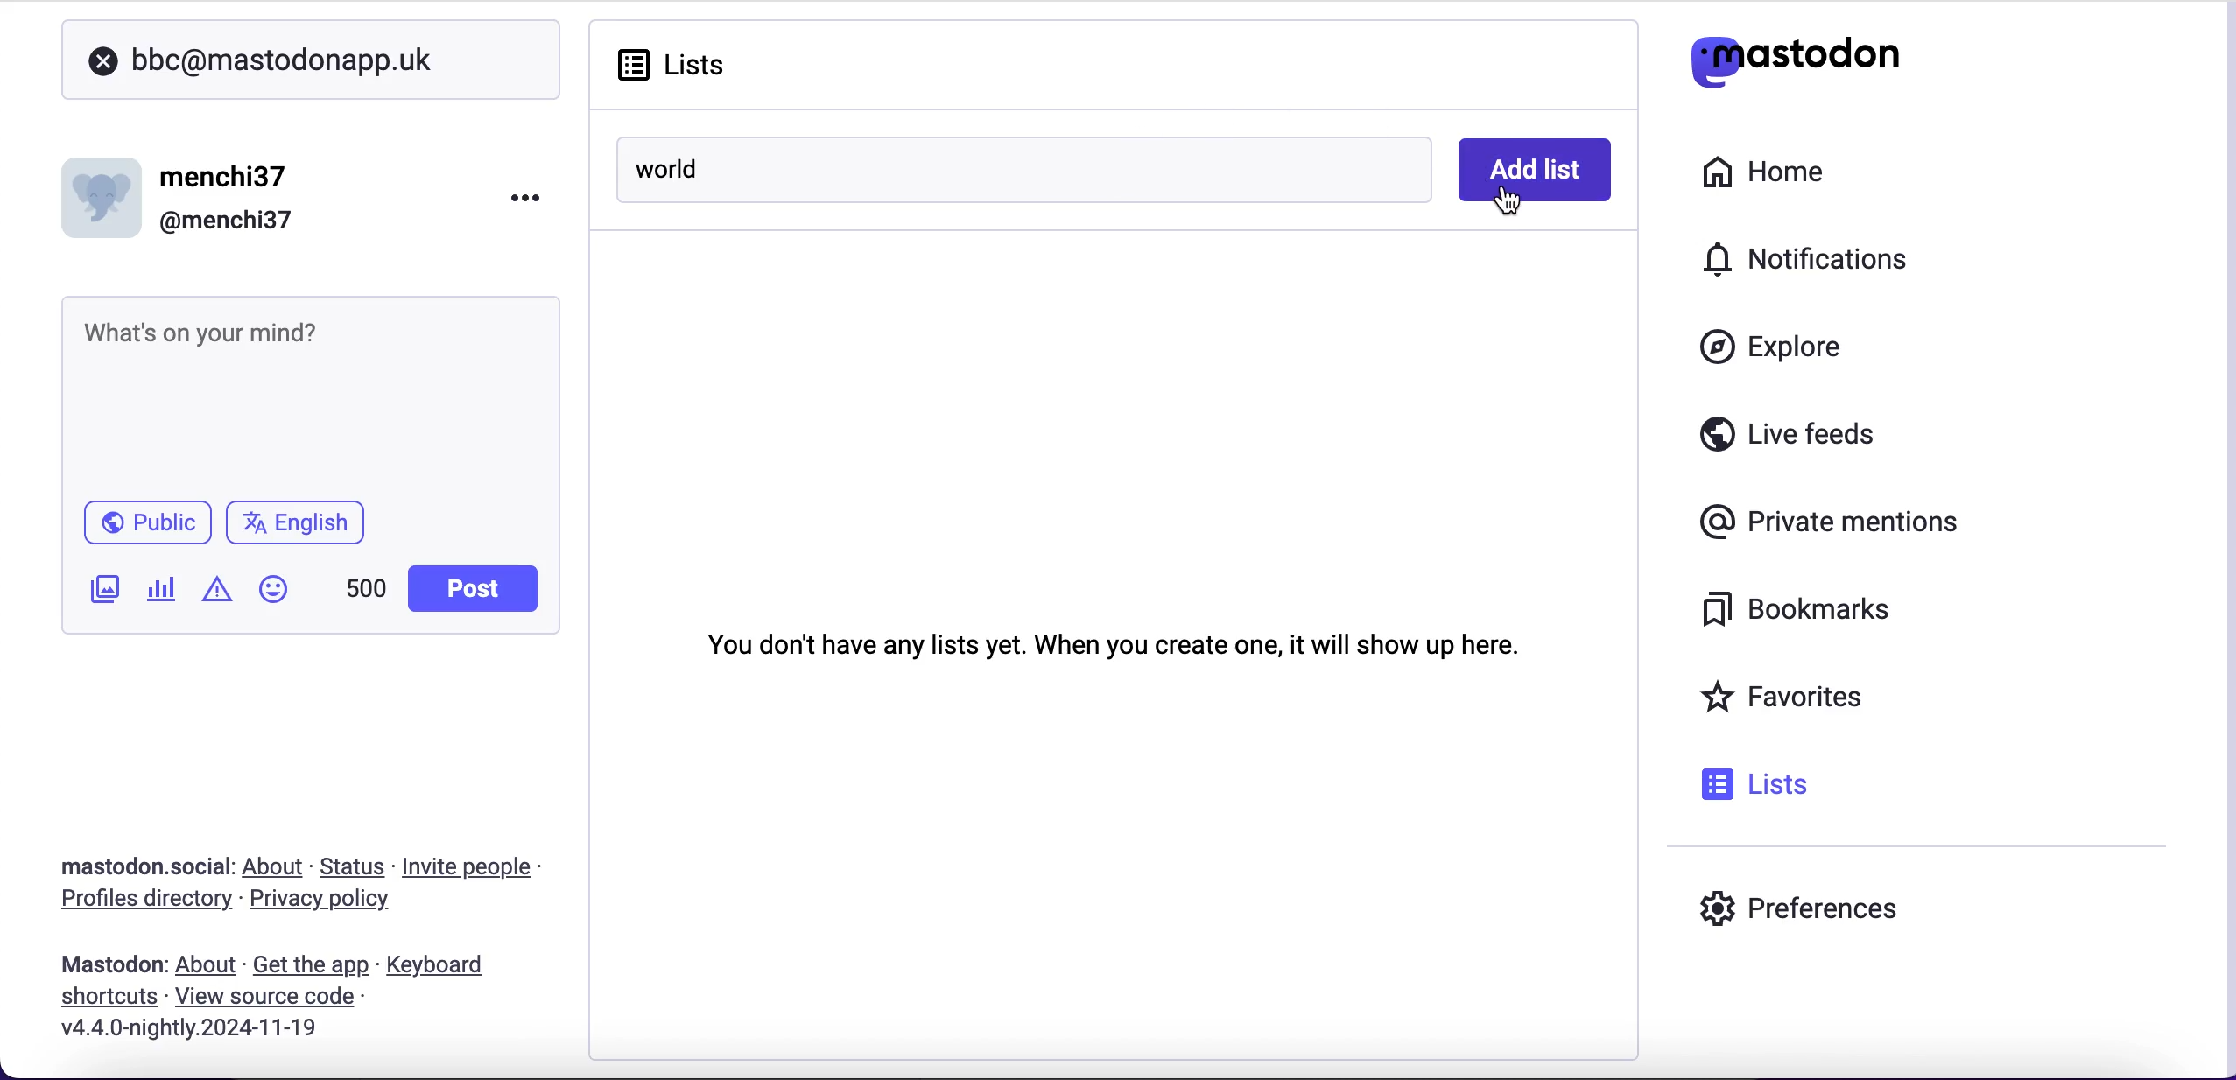 The image size is (2236, 1080). Describe the element at coordinates (310, 394) in the screenshot. I see `post what's n your mind` at that location.